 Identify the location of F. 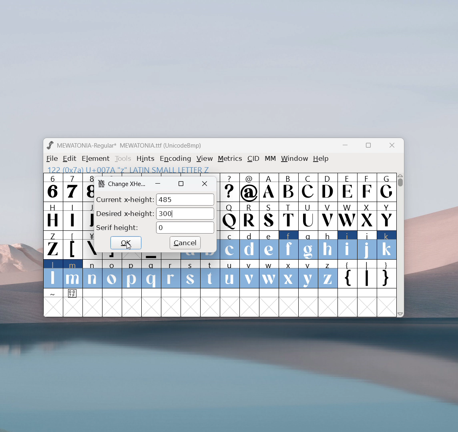
(366, 187).